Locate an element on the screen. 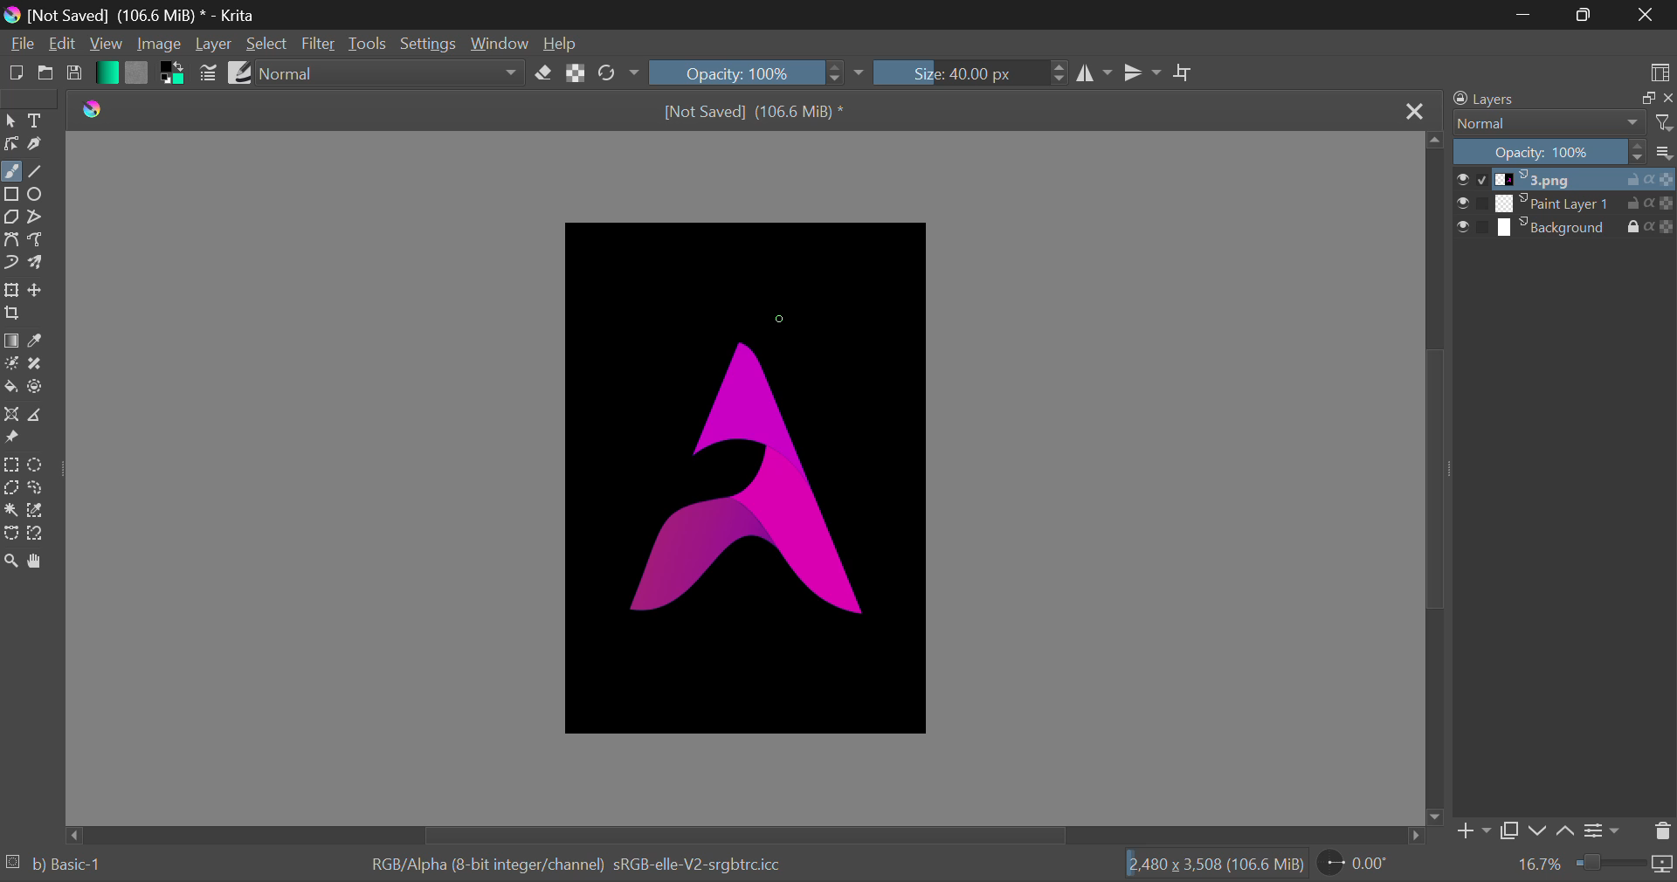 The image size is (1677, 882). Polylines is located at coordinates (36, 219).